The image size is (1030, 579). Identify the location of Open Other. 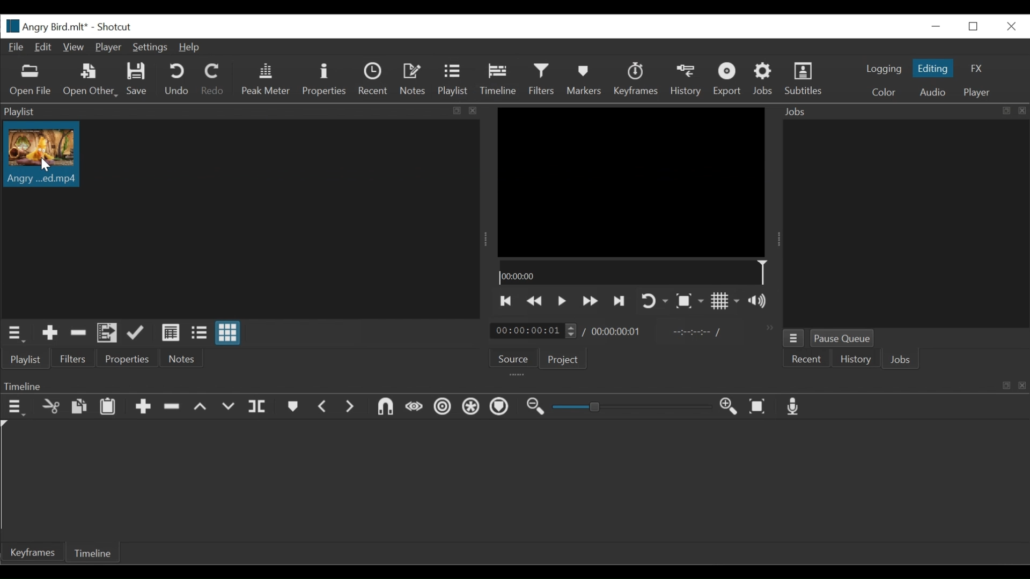
(91, 80).